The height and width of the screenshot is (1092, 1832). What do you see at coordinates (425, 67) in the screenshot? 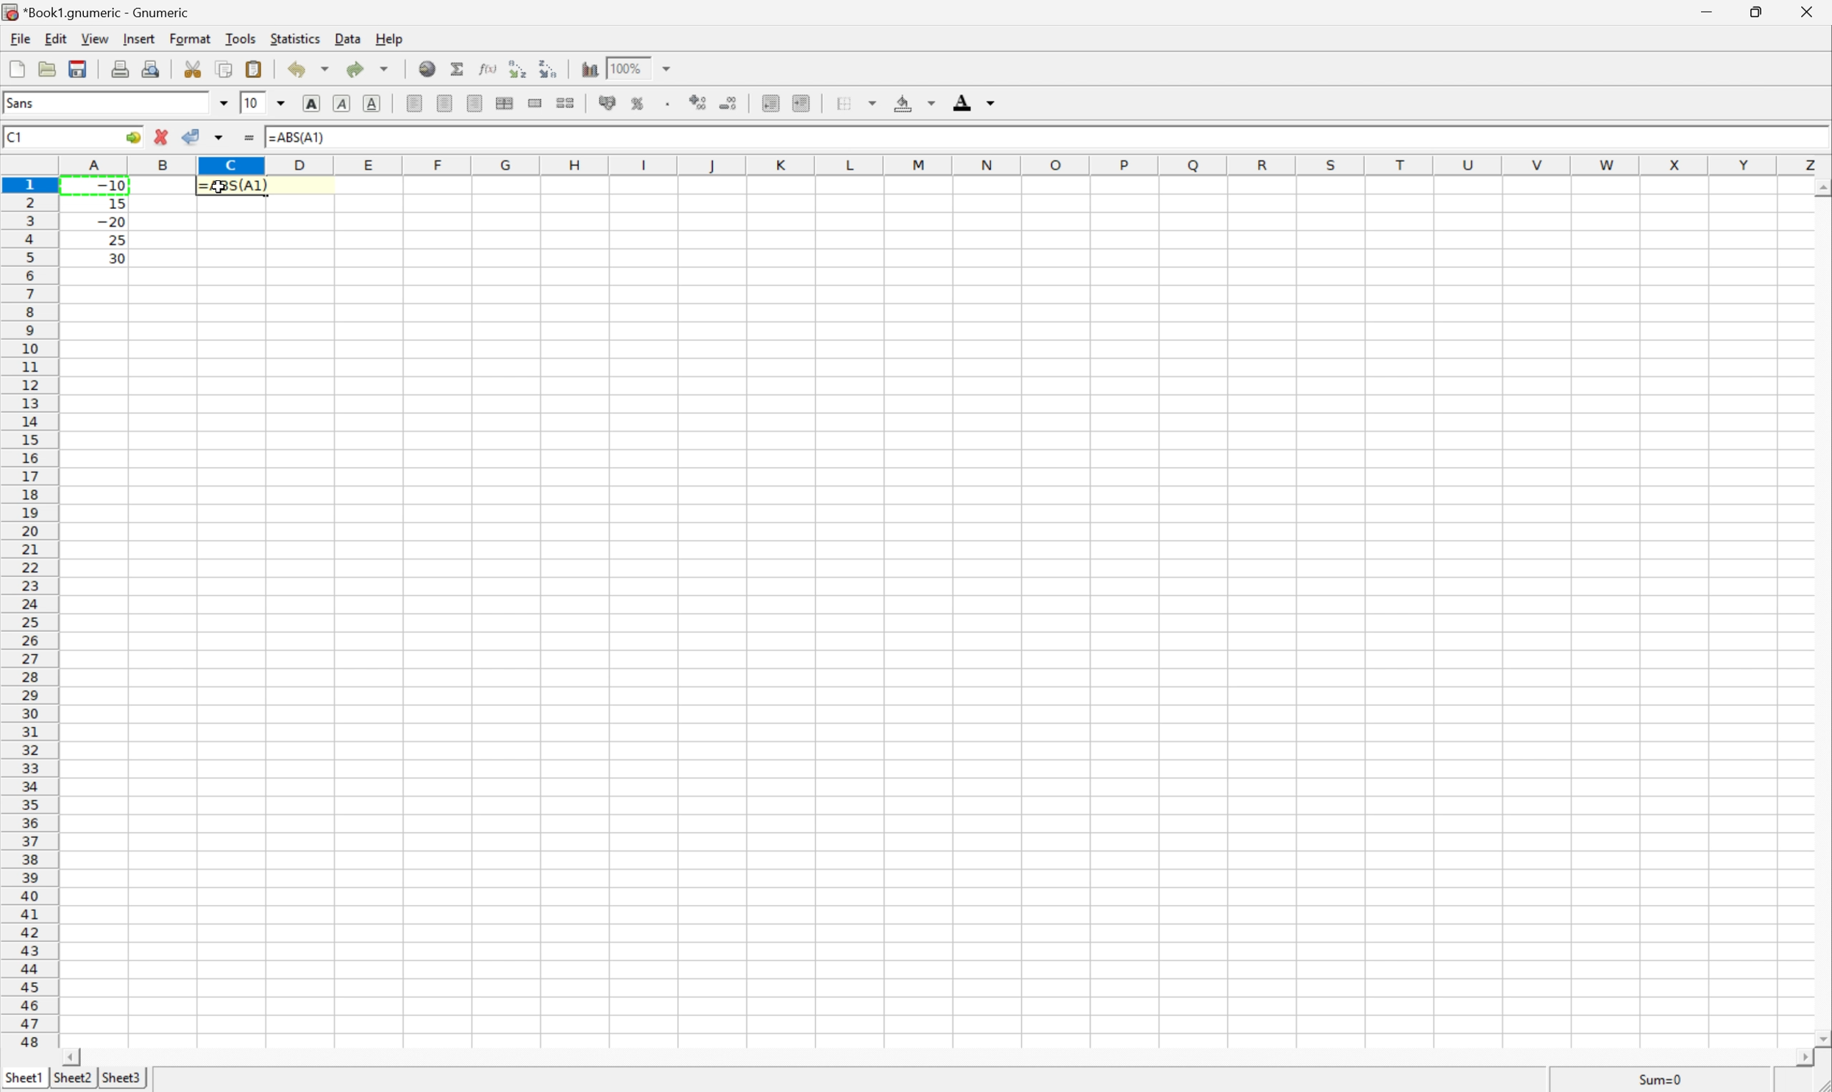
I see `Insert hyperlink` at bounding box center [425, 67].